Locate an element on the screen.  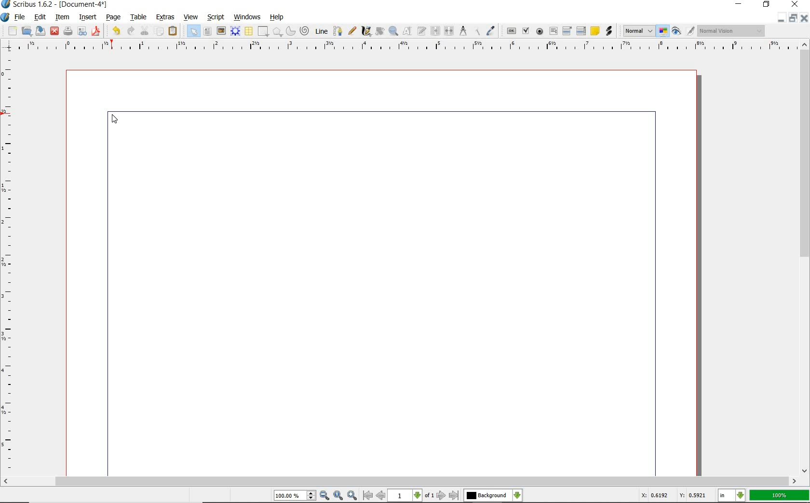
table is located at coordinates (249, 31).